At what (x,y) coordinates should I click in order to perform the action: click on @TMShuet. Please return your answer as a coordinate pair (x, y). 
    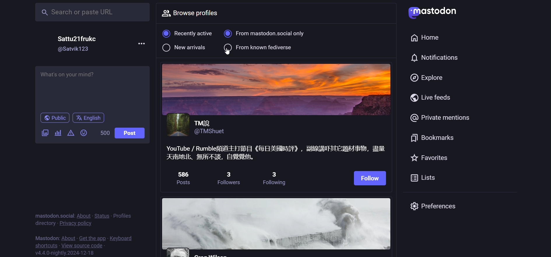
    Looking at the image, I should click on (211, 132).